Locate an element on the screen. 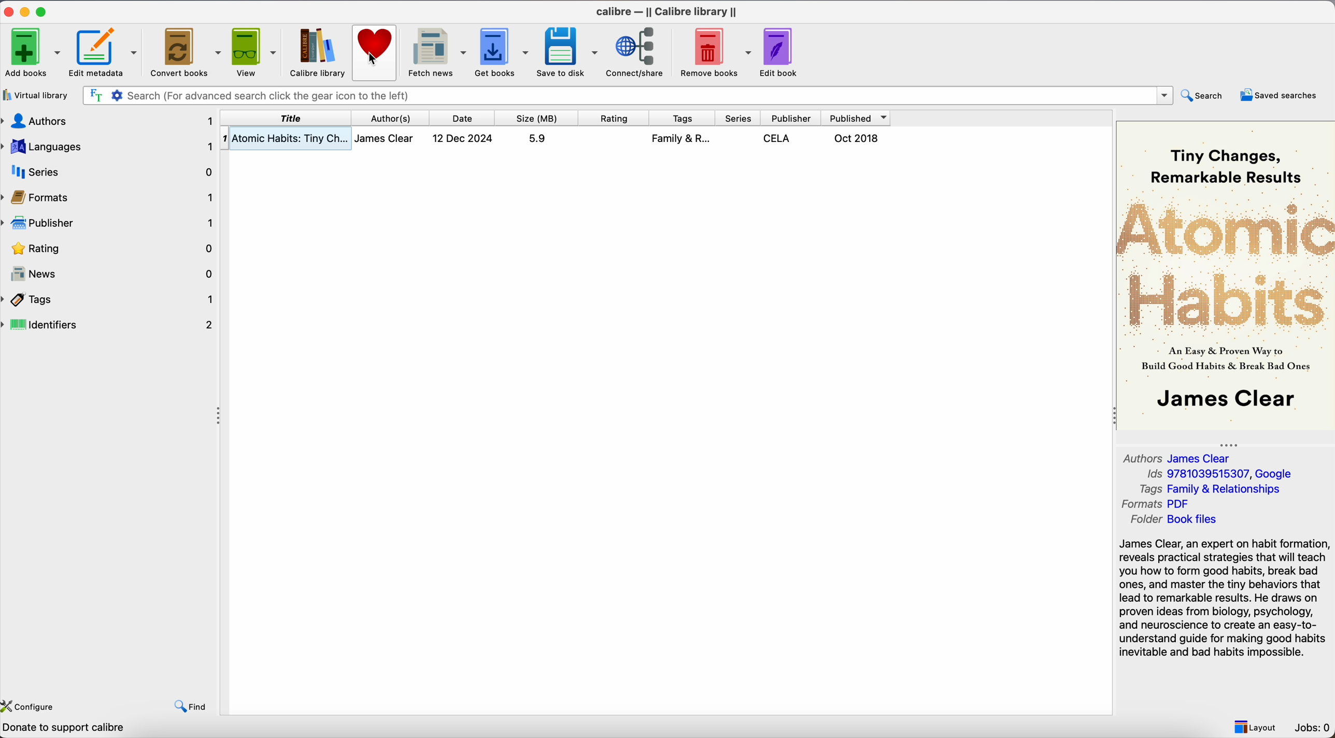 The image size is (1335, 738). formats is located at coordinates (109, 197).